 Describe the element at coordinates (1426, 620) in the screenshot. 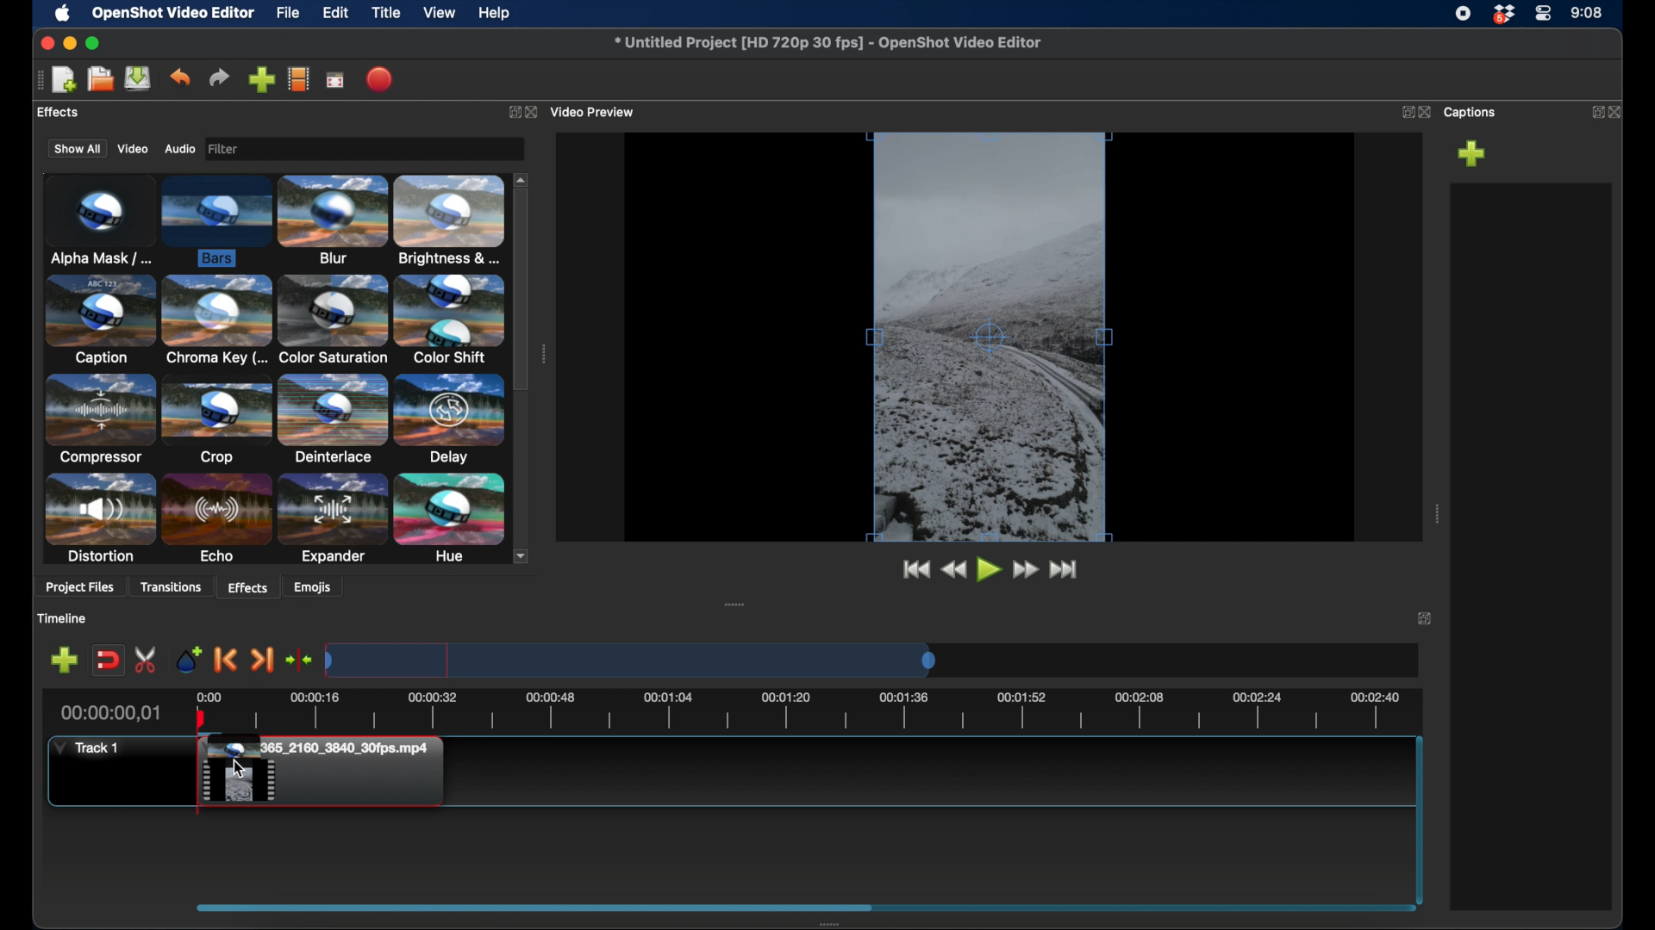

I see `expand` at that location.